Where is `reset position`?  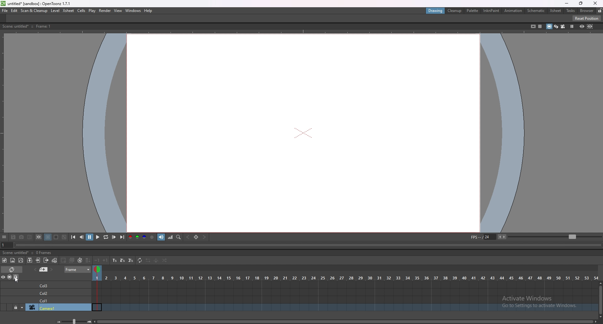
reset position is located at coordinates (587, 18).